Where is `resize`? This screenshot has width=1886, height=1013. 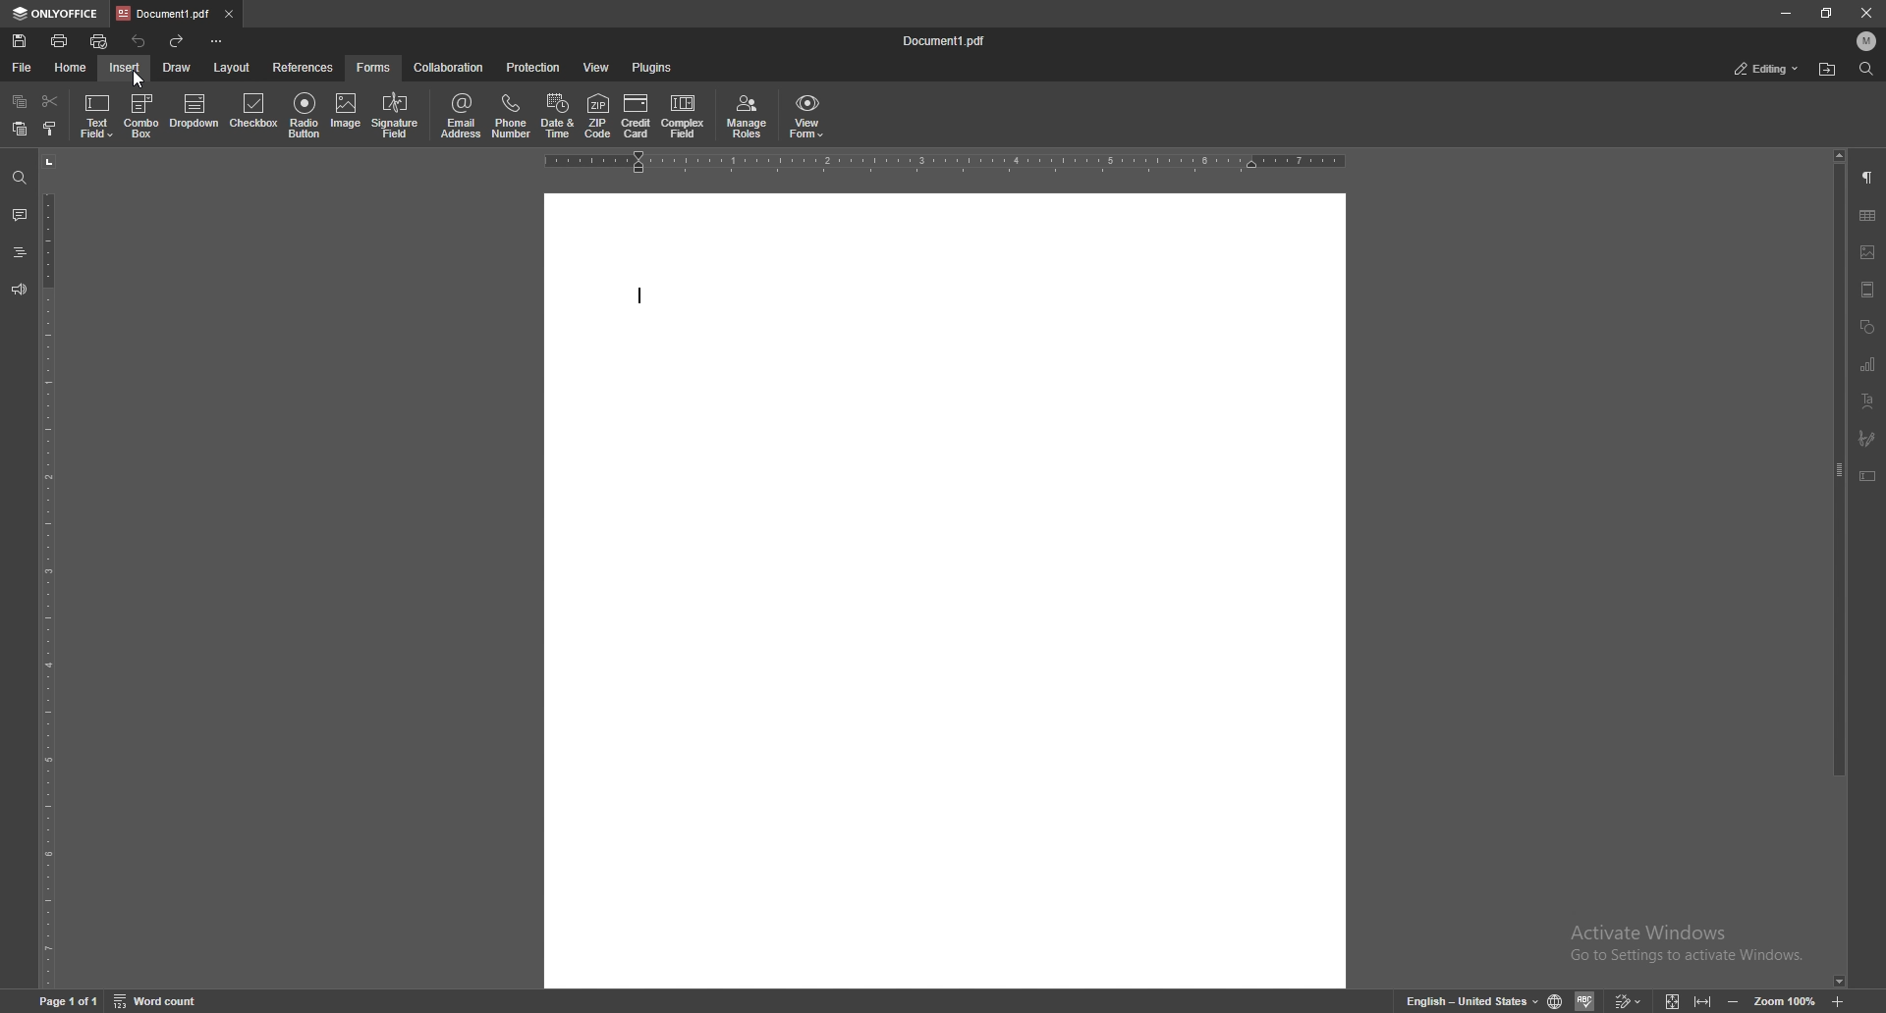 resize is located at coordinates (1830, 12).